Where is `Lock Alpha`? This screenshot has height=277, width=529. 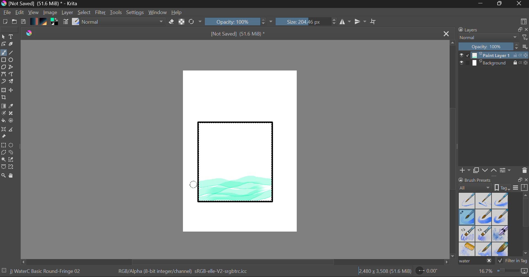 Lock Alpha is located at coordinates (181, 22).